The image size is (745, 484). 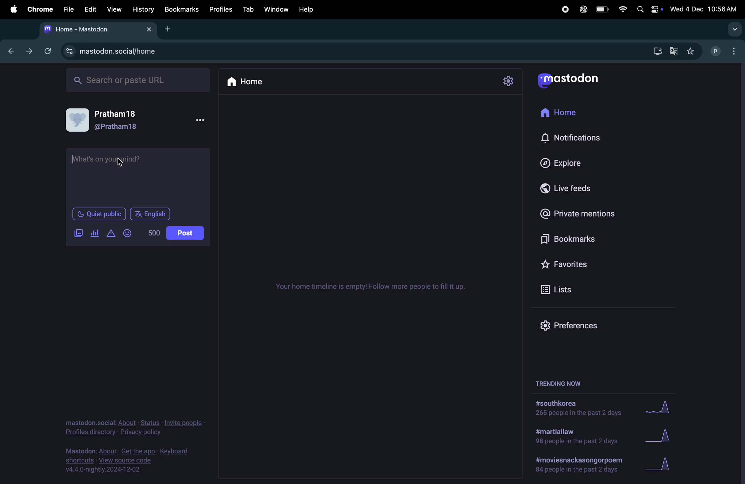 What do you see at coordinates (620, 9) in the screenshot?
I see `wifi` at bounding box center [620, 9].